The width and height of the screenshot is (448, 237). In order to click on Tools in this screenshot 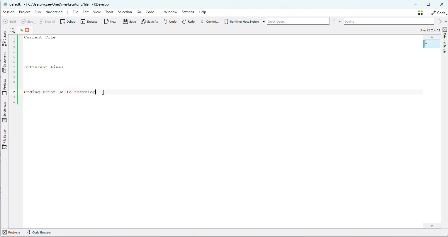, I will do `click(110, 13)`.